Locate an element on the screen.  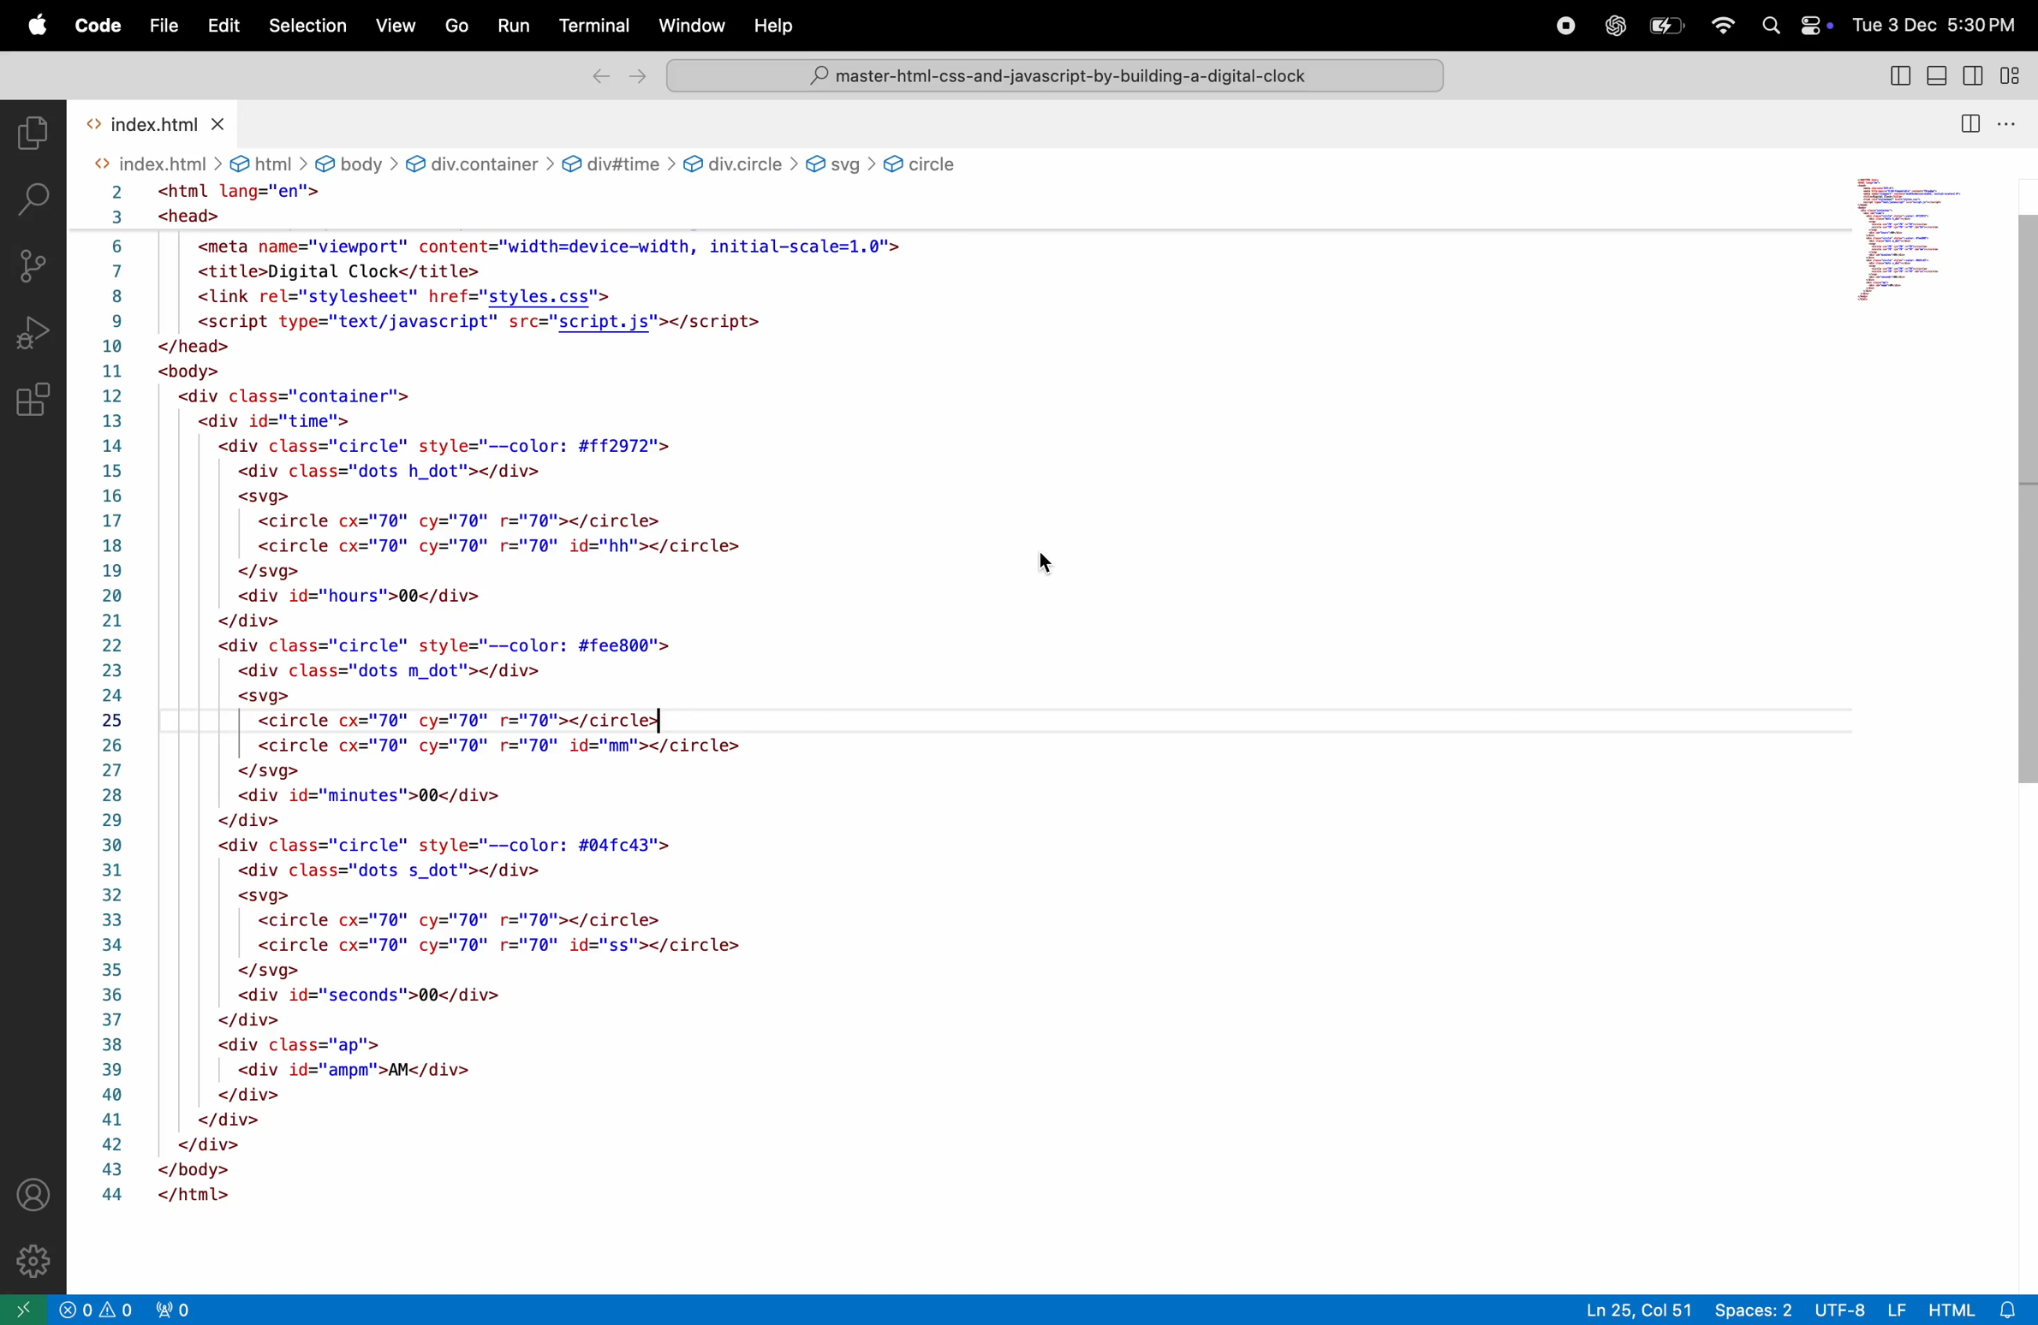
Scroll bar is located at coordinates (2023, 508).